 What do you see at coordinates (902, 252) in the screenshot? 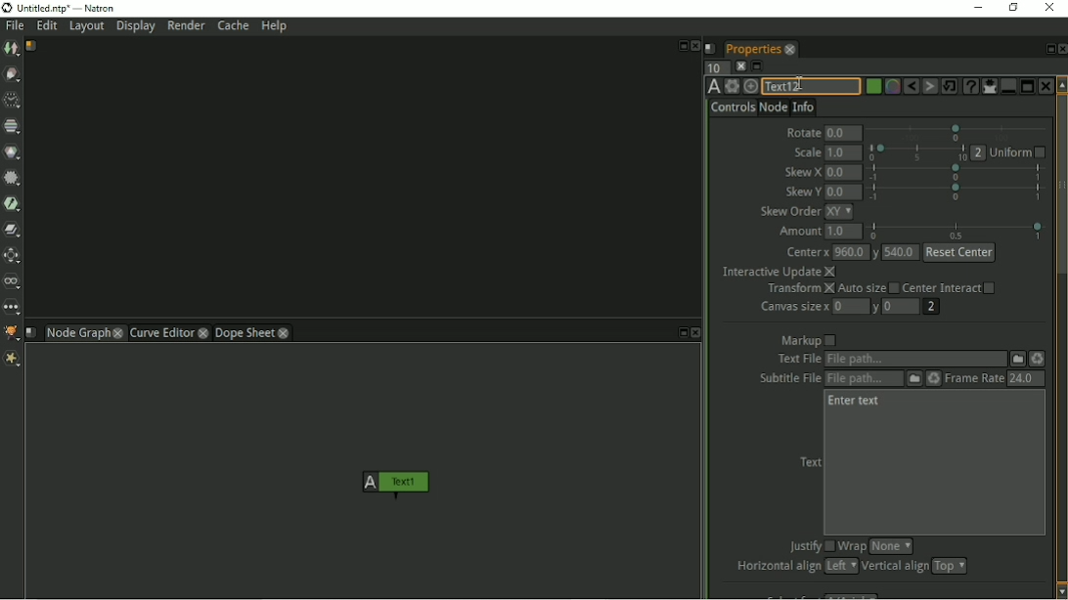
I see `540` at bounding box center [902, 252].